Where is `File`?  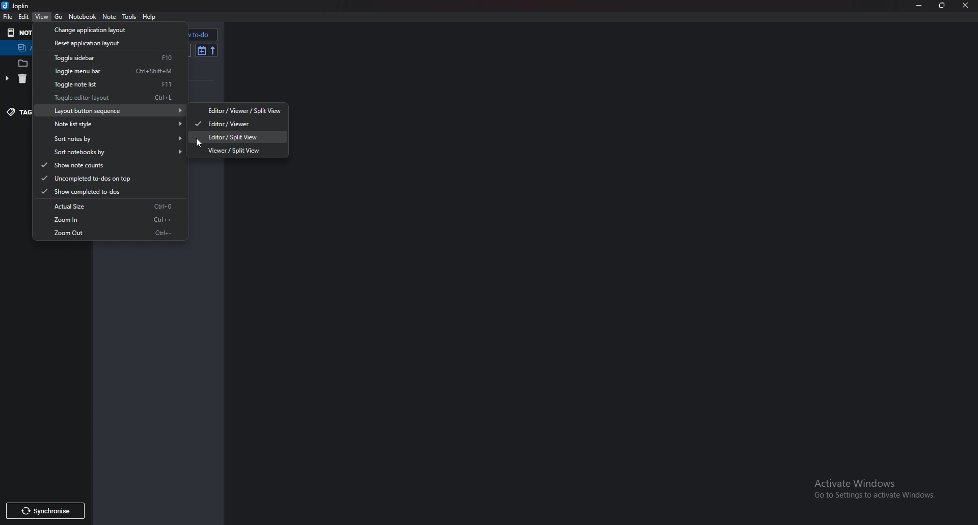 File is located at coordinates (8, 18).